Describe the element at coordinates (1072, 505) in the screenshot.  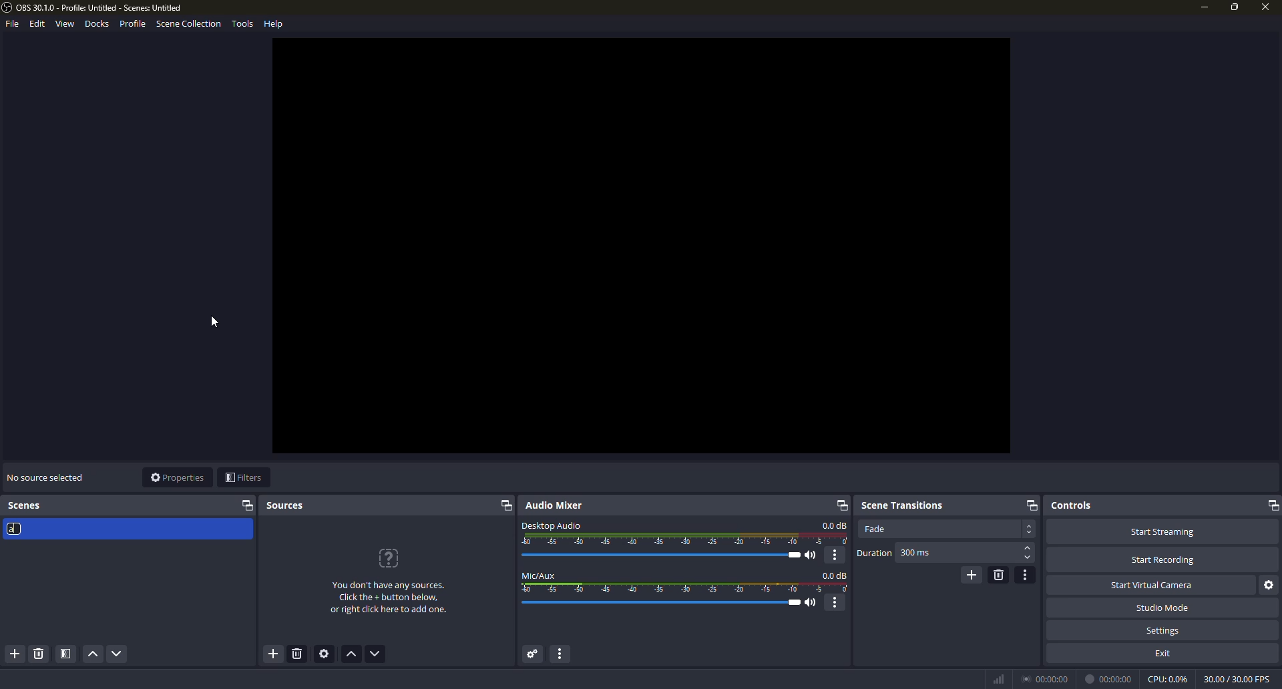
I see `controls` at that location.